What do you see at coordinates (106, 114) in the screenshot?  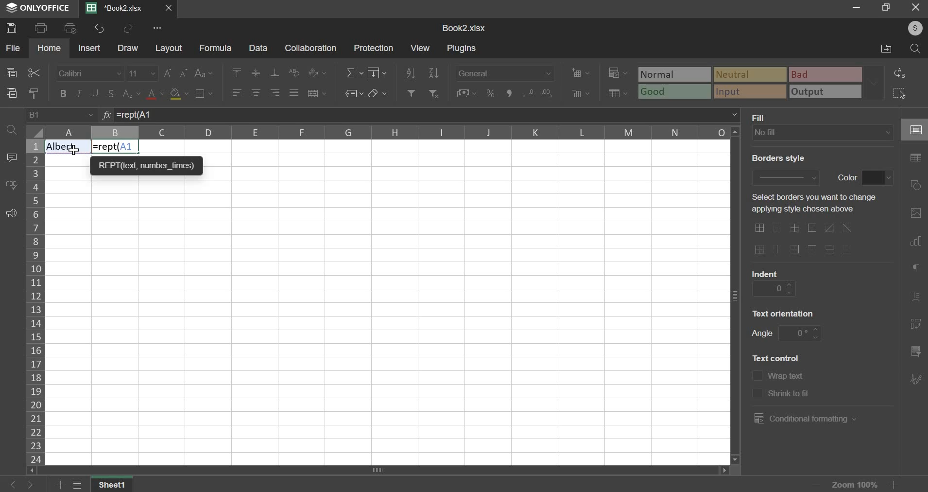 I see `function` at bounding box center [106, 114].